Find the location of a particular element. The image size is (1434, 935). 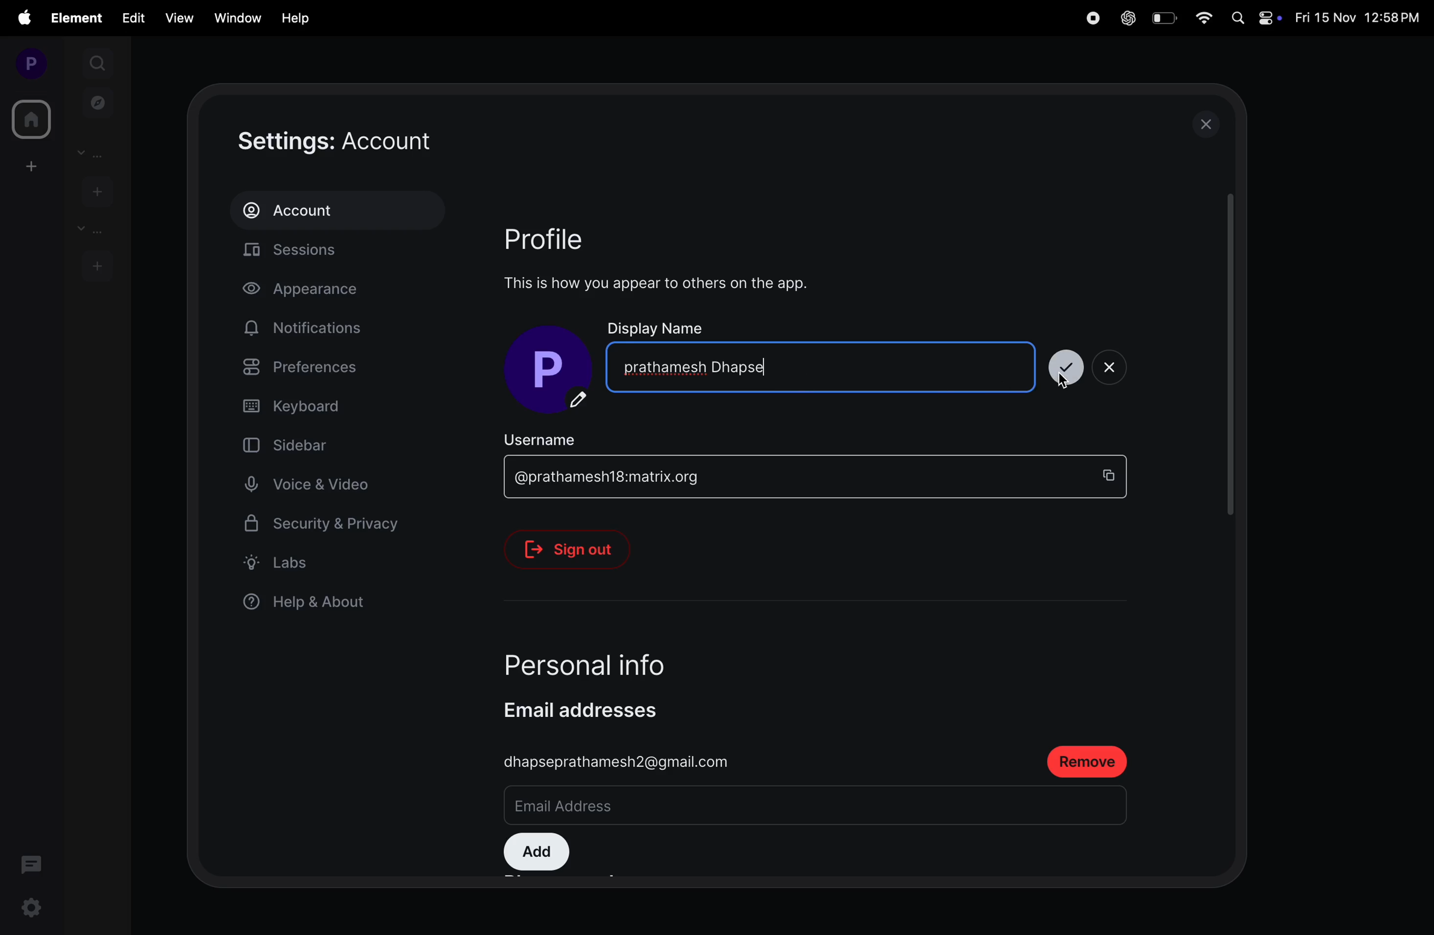

gmail id is located at coordinates (619, 761).